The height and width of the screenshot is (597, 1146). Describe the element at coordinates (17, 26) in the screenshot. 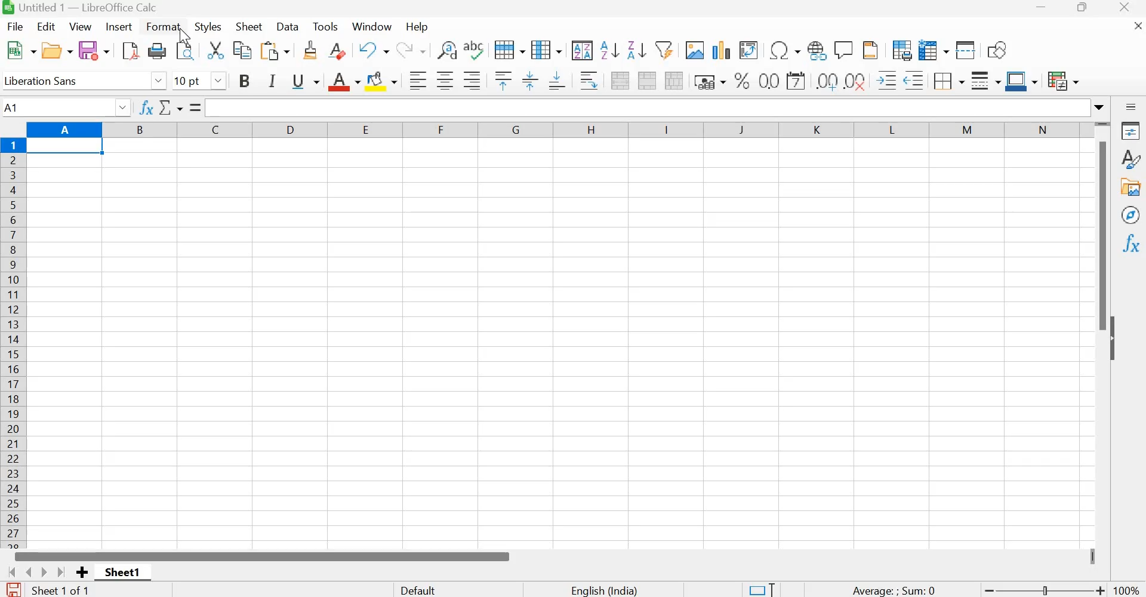

I see `File` at that location.